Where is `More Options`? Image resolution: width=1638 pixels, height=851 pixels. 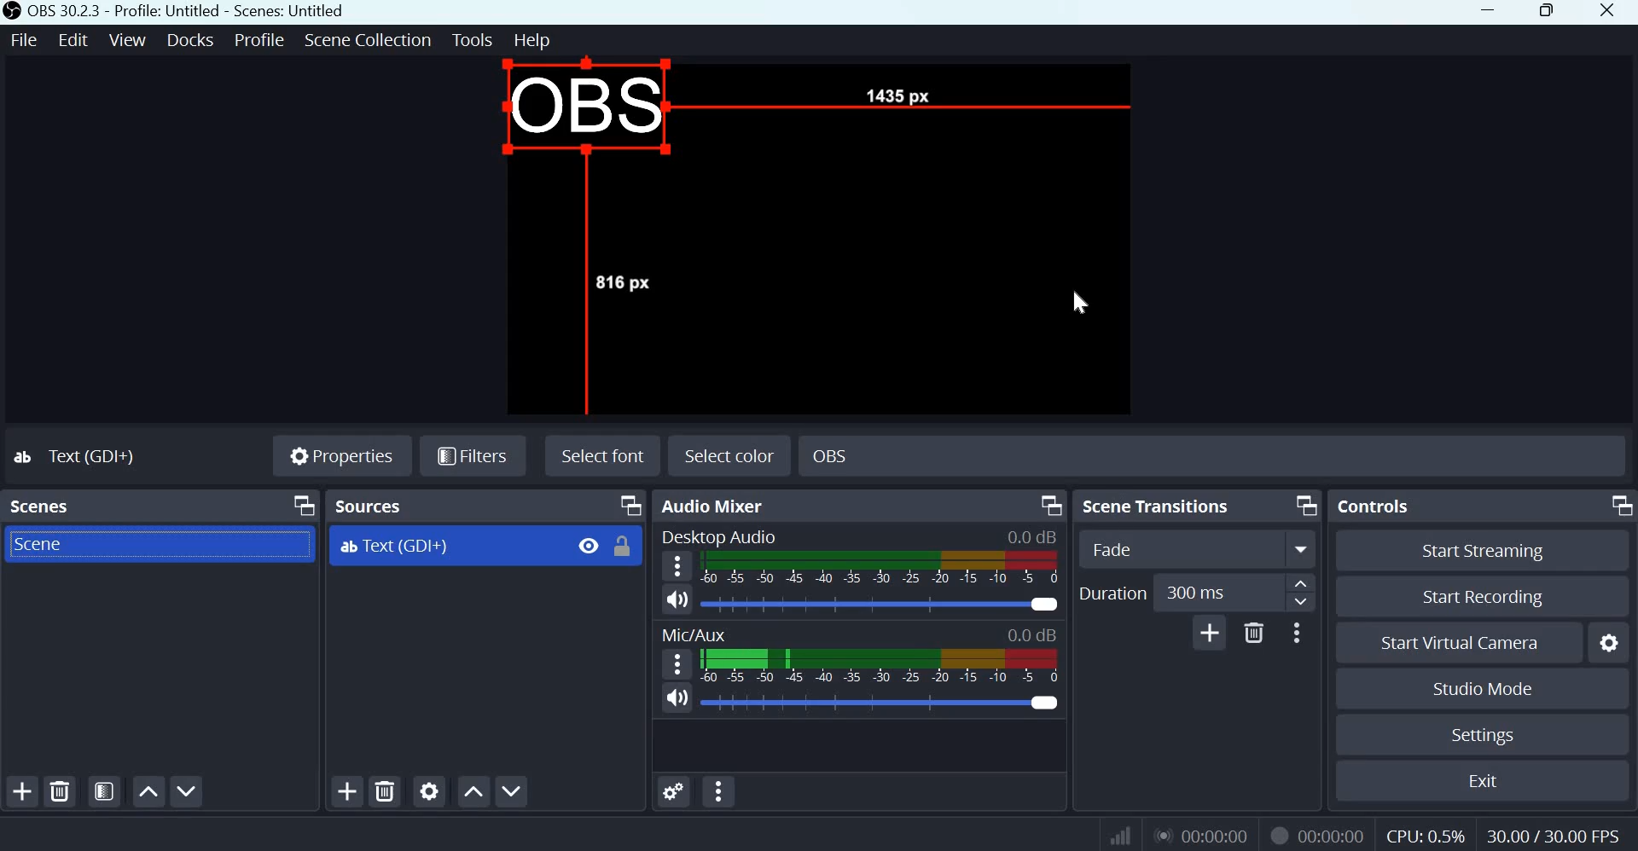 More Options is located at coordinates (1296, 632).